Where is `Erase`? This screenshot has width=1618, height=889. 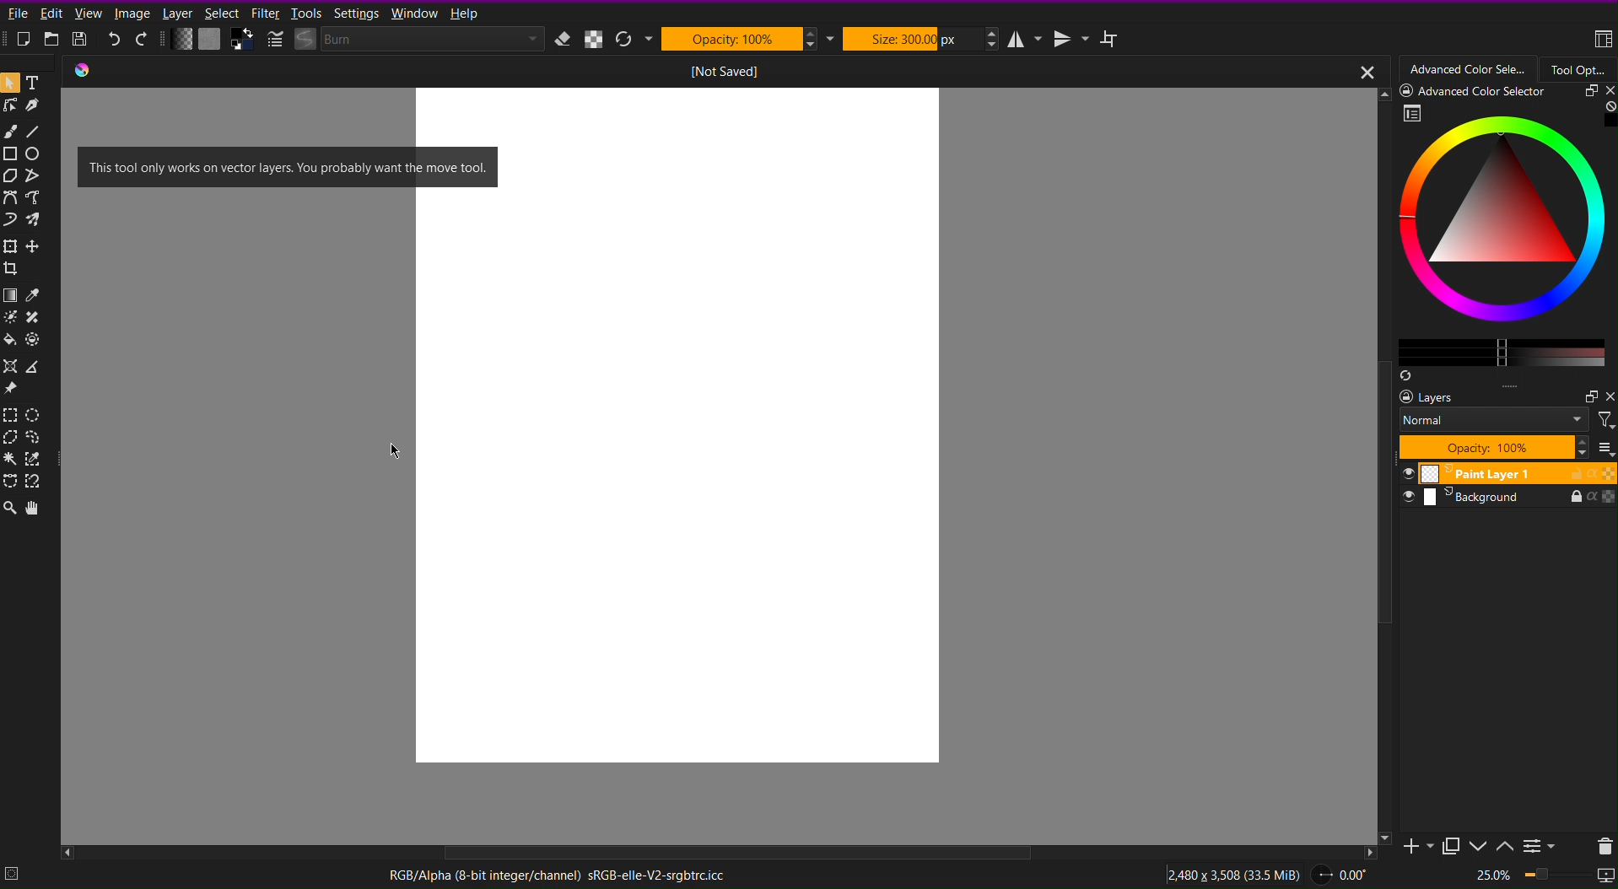 Erase is located at coordinates (564, 40).